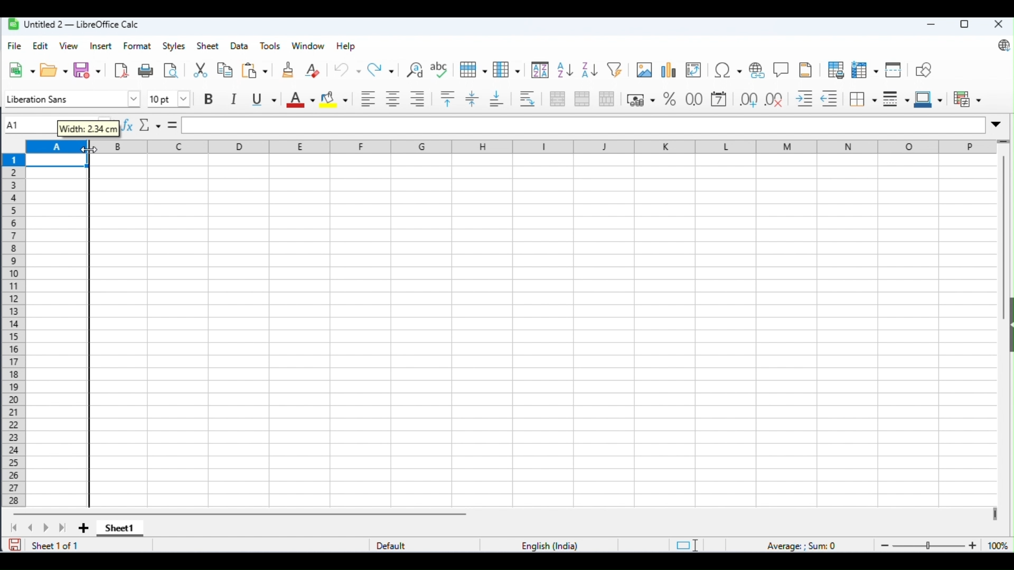 The image size is (1014, 570). I want to click on underline, so click(264, 98).